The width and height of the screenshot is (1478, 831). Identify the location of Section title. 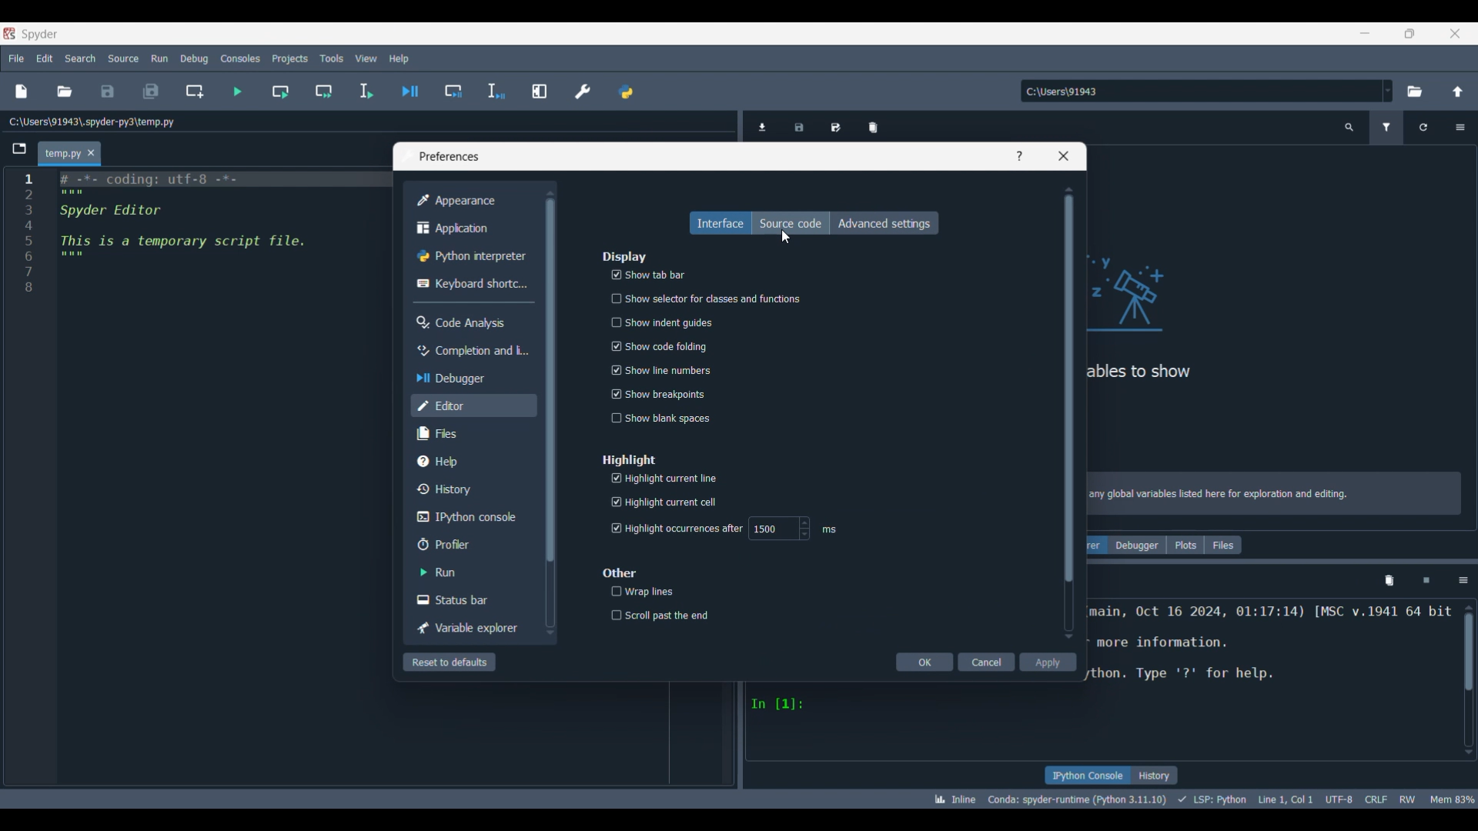
(630, 460).